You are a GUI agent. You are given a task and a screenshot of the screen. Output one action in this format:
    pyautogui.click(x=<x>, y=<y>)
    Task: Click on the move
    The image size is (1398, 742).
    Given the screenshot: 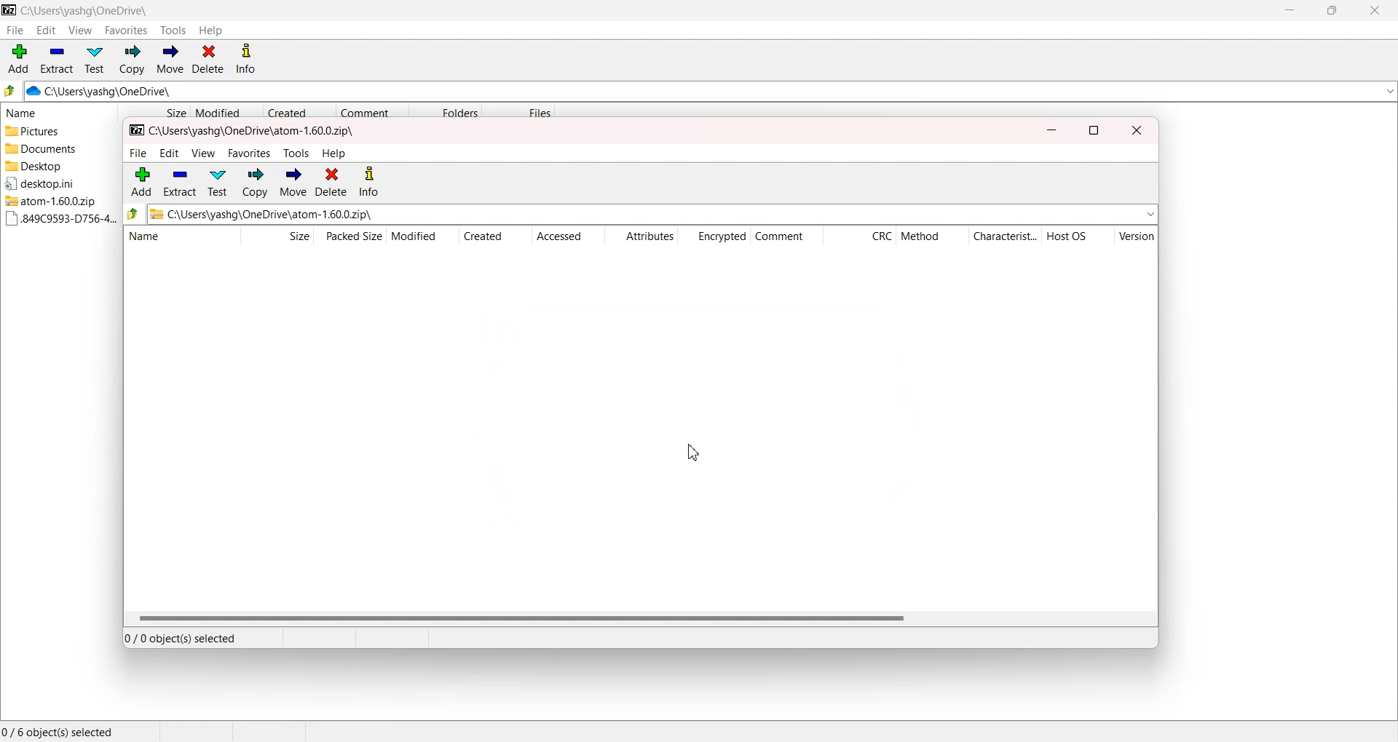 What is the action you would take?
    pyautogui.click(x=293, y=183)
    